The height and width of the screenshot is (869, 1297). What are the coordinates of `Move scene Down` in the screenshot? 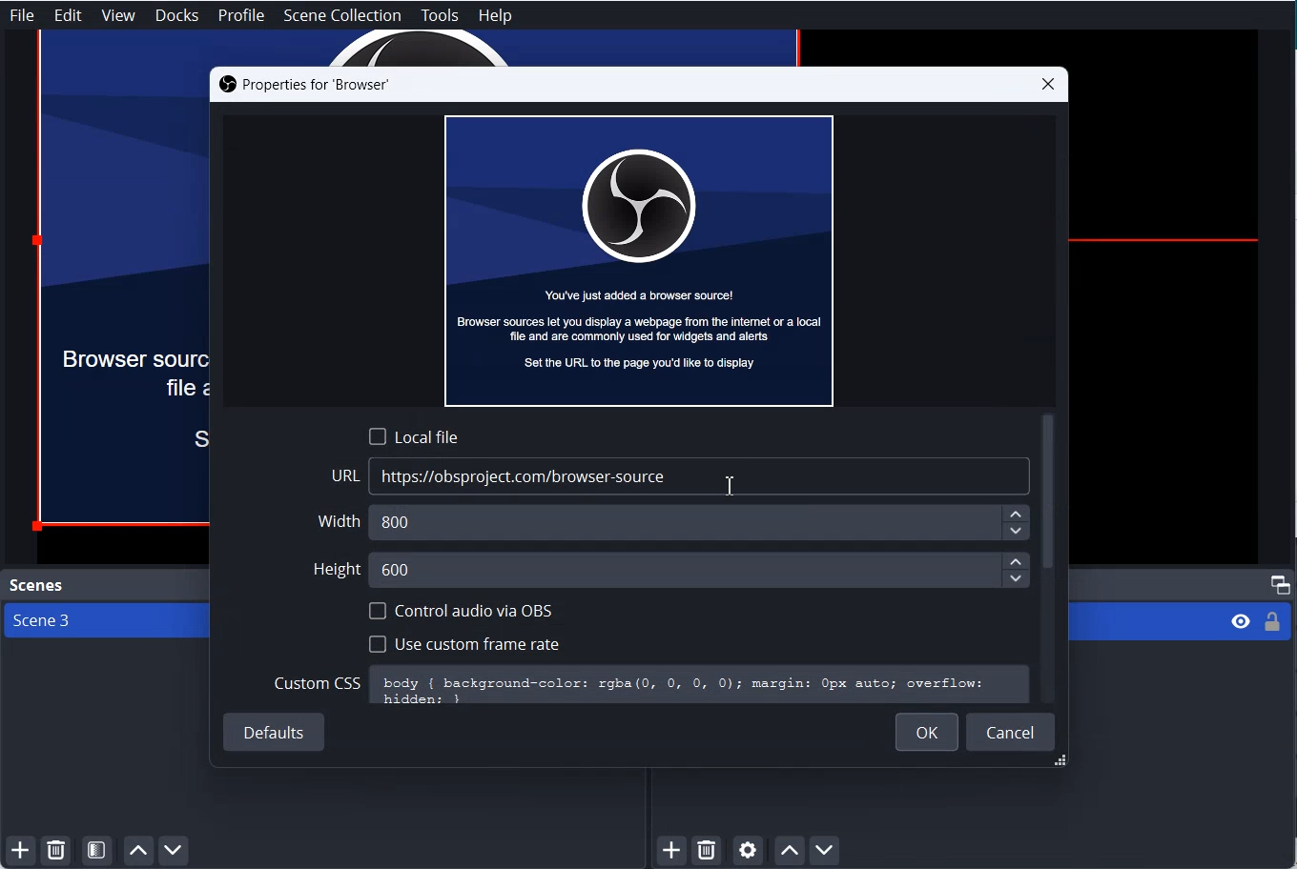 It's located at (175, 851).